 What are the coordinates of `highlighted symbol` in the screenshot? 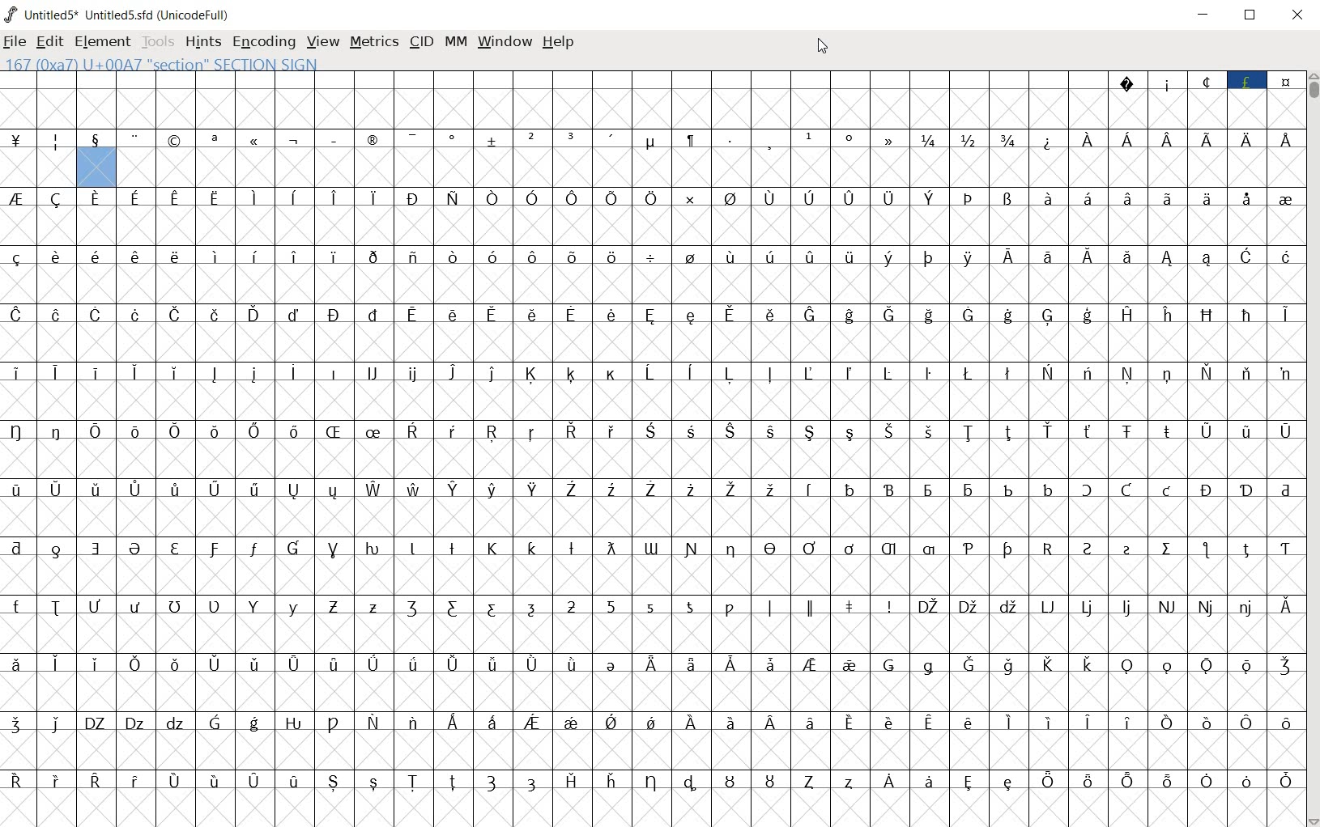 It's located at (373, 391).